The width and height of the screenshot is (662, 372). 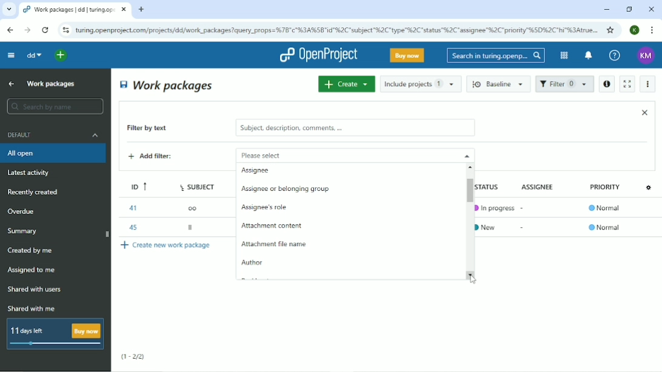 I want to click on To notification center, so click(x=587, y=56).